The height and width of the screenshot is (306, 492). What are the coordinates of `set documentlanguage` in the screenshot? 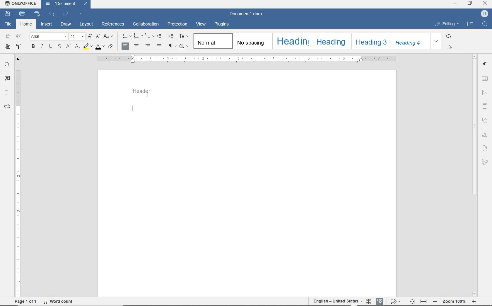 It's located at (368, 301).